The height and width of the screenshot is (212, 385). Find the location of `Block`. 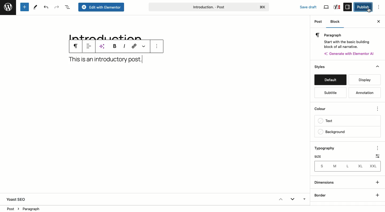

Block is located at coordinates (336, 22).